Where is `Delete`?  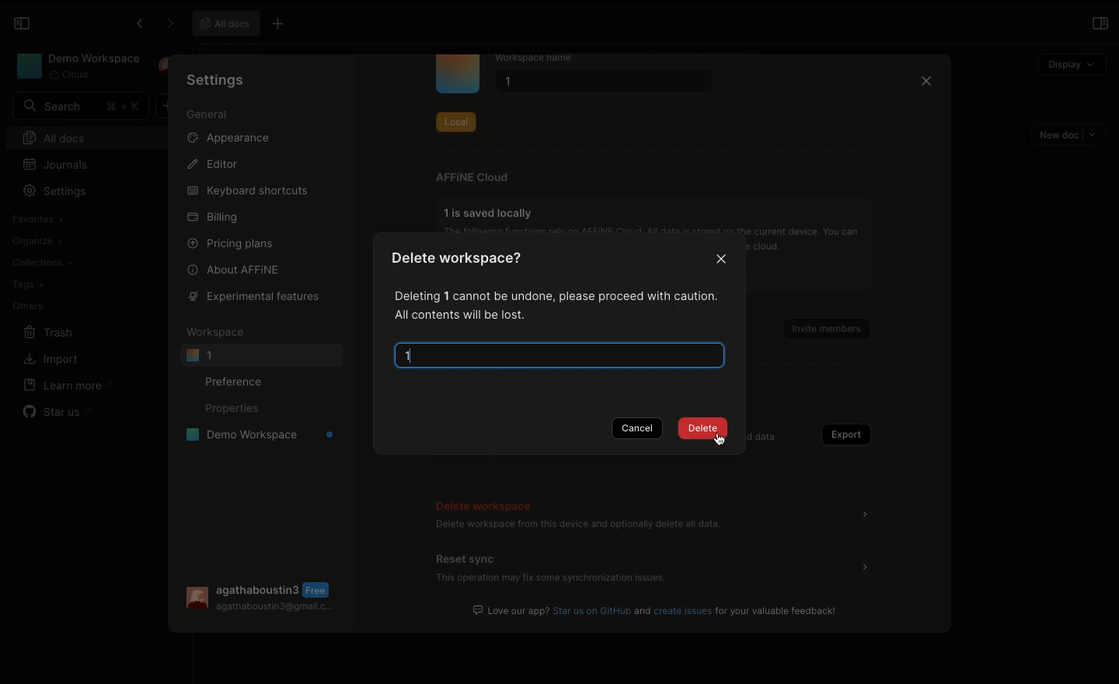 Delete is located at coordinates (702, 430).